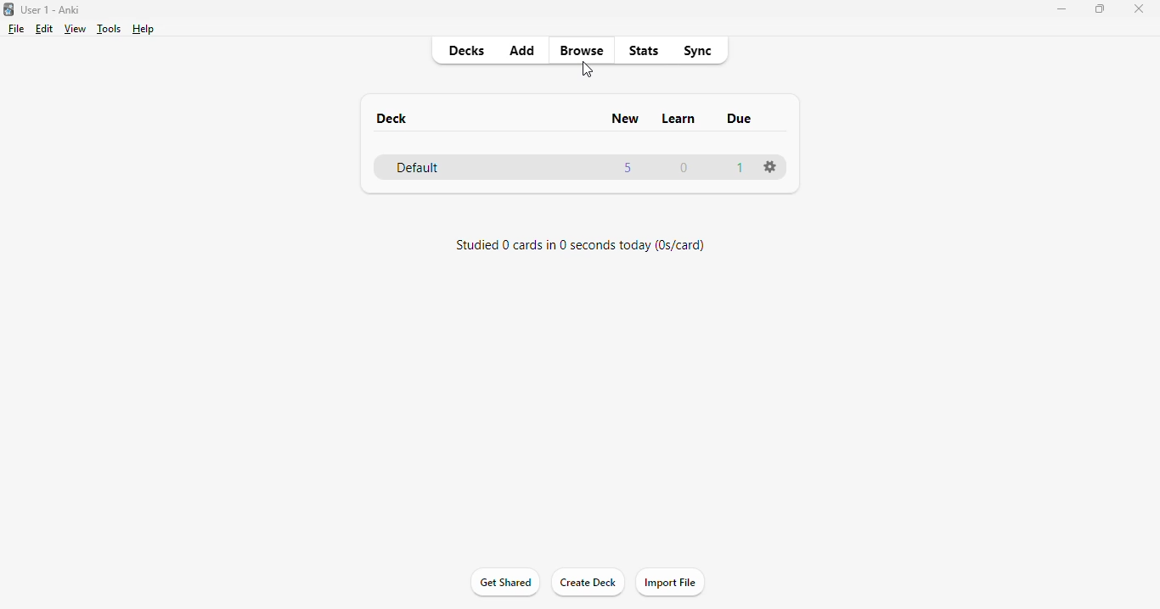  I want to click on 1, so click(741, 167).